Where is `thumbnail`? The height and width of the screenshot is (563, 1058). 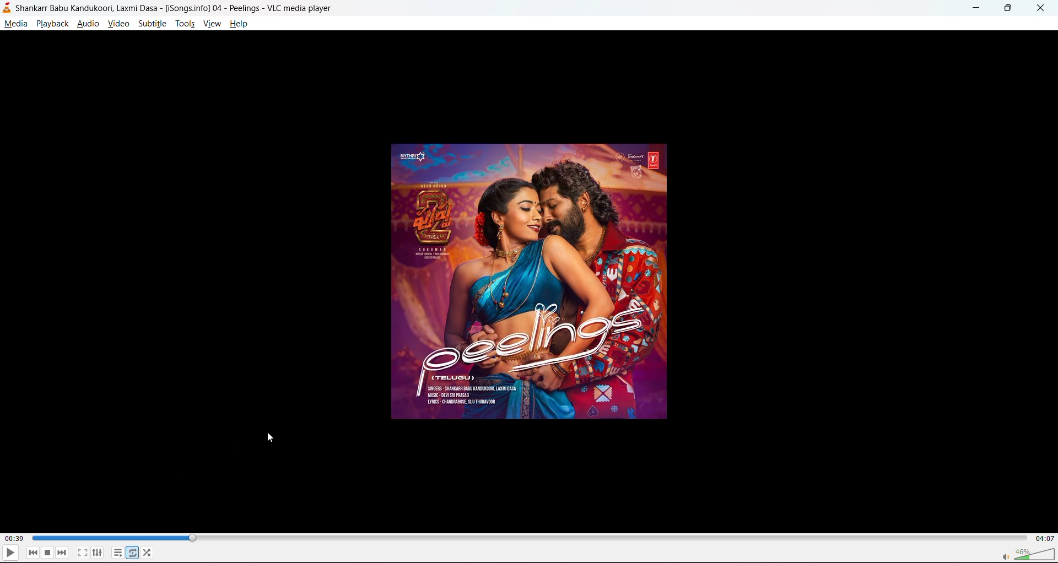
thumbnail is located at coordinates (531, 283).